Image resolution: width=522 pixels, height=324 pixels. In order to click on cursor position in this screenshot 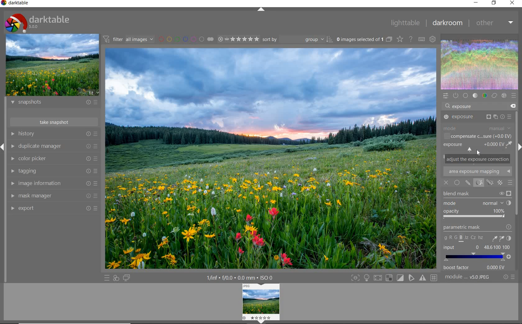, I will do `click(479, 153)`.